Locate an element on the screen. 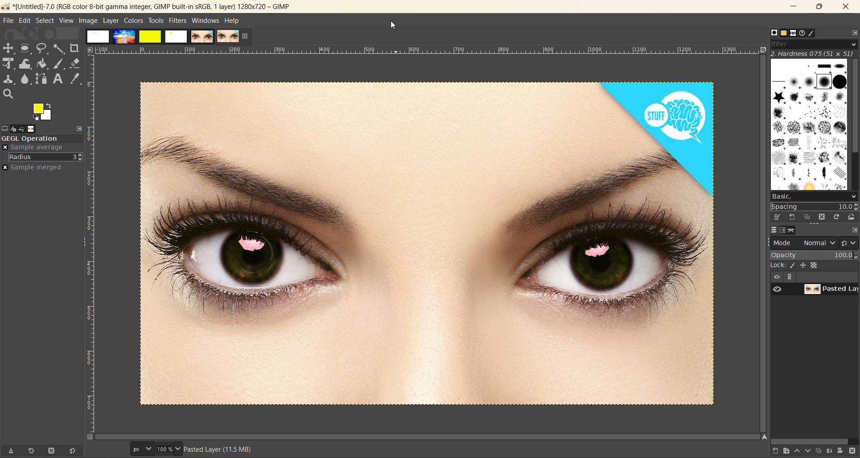  ink is located at coordinates (793, 265).